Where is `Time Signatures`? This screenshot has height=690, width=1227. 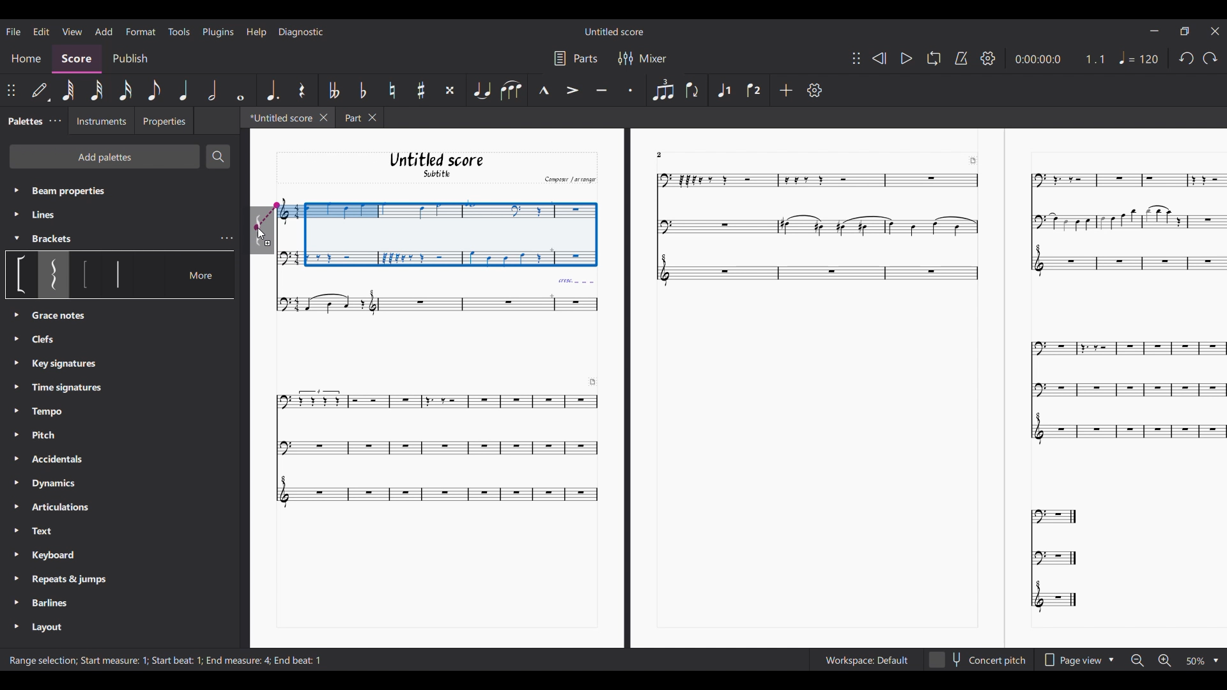
Time Signatures is located at coordinates (68, 385).